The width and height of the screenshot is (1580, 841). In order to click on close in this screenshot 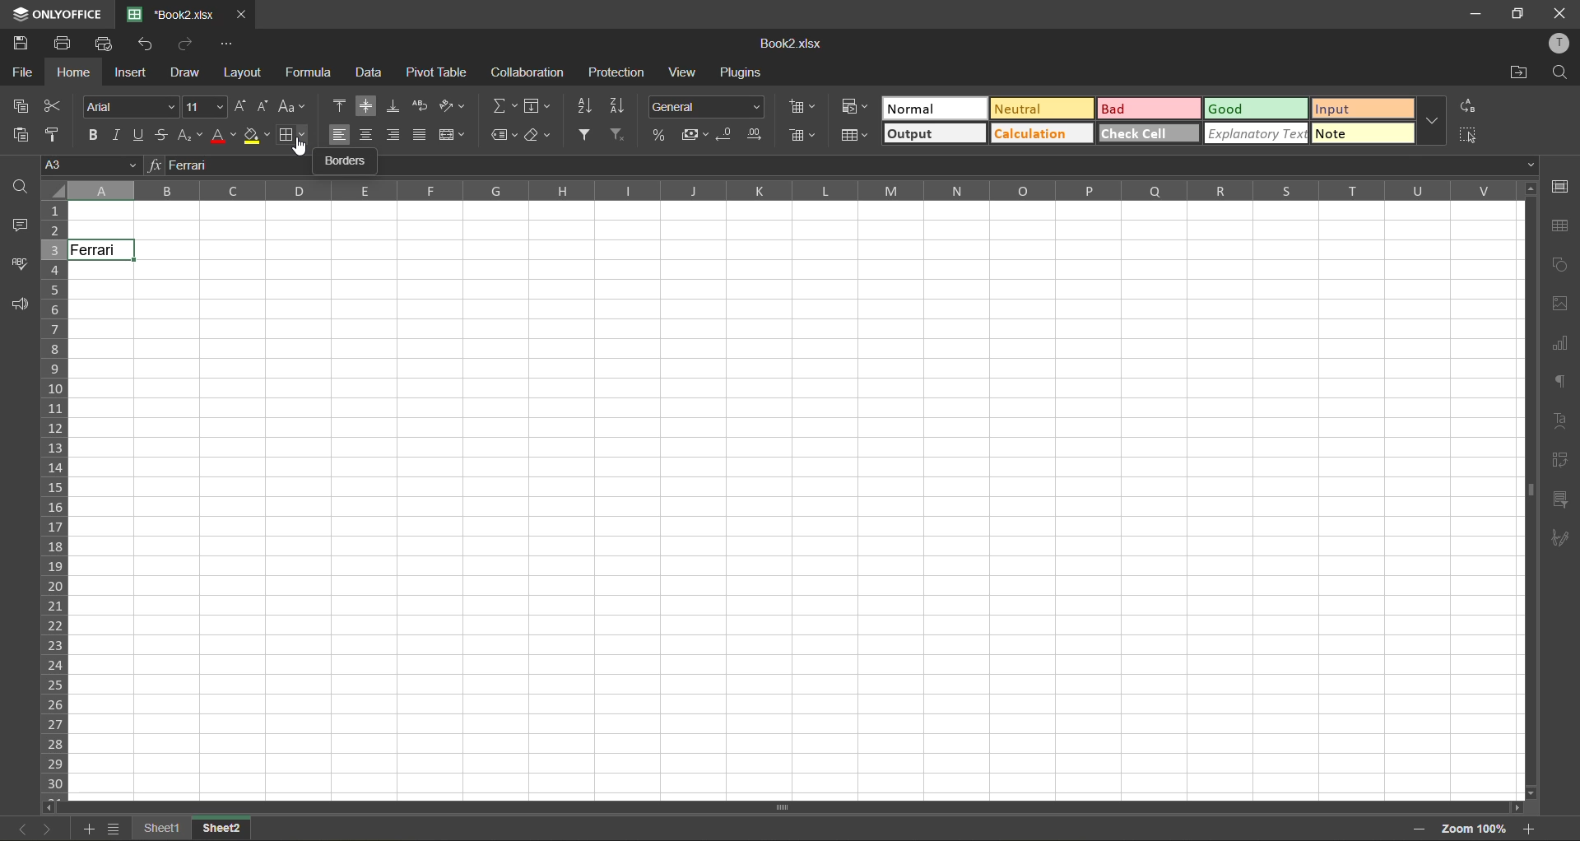, I will do `click(242, 15)`.